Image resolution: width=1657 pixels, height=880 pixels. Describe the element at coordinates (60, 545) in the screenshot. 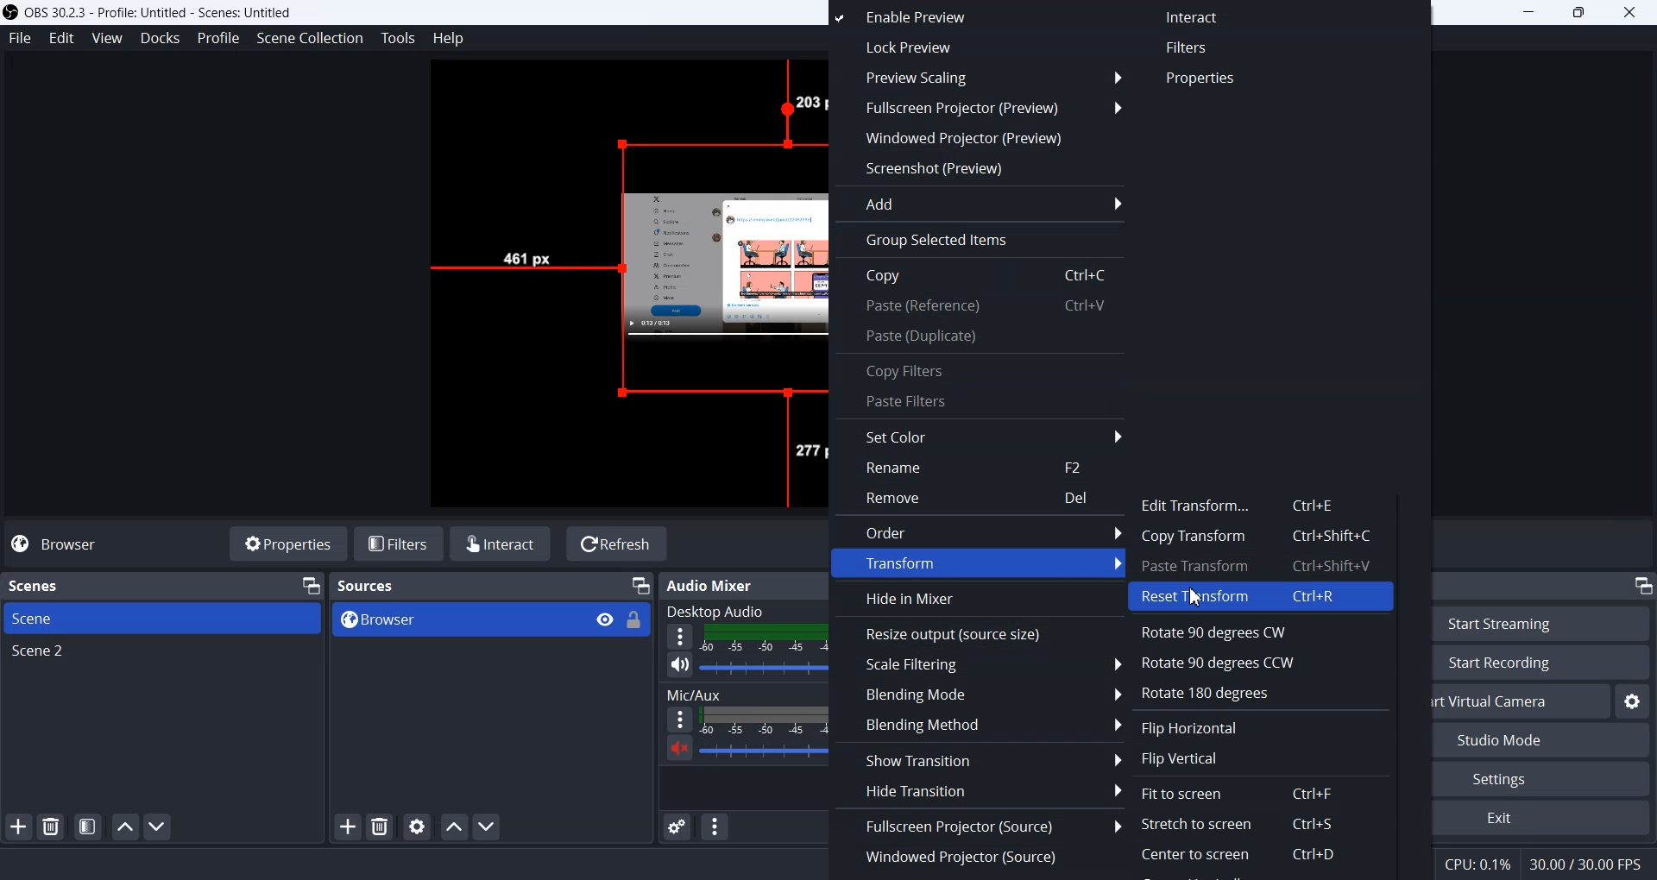

I see `Browser` at that location.